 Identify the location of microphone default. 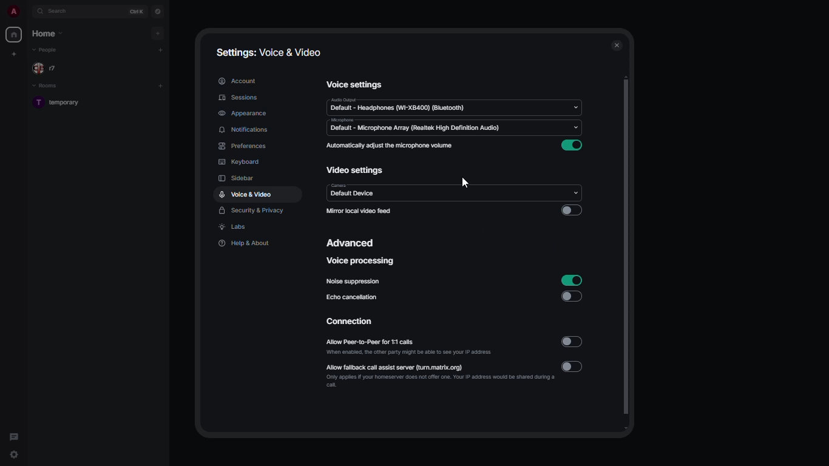
(415, 125).